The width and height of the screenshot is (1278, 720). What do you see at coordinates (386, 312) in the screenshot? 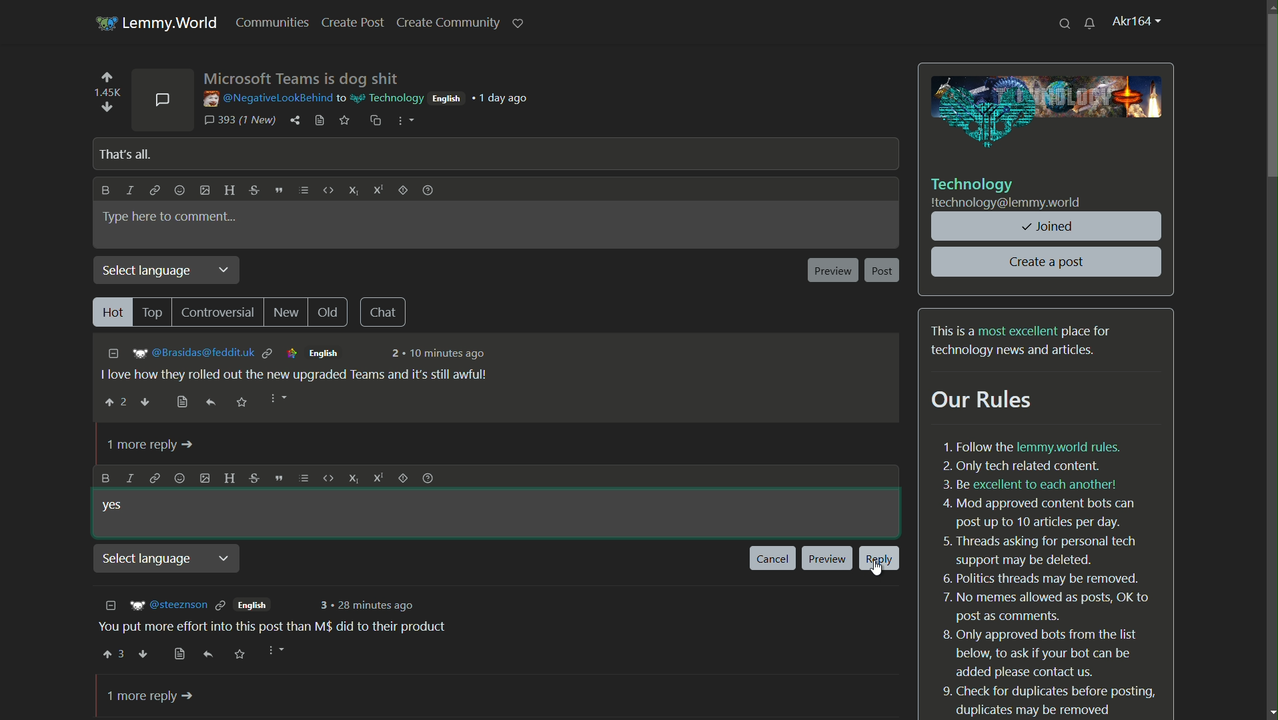
I see `chat` at bounding box center [386, 312].